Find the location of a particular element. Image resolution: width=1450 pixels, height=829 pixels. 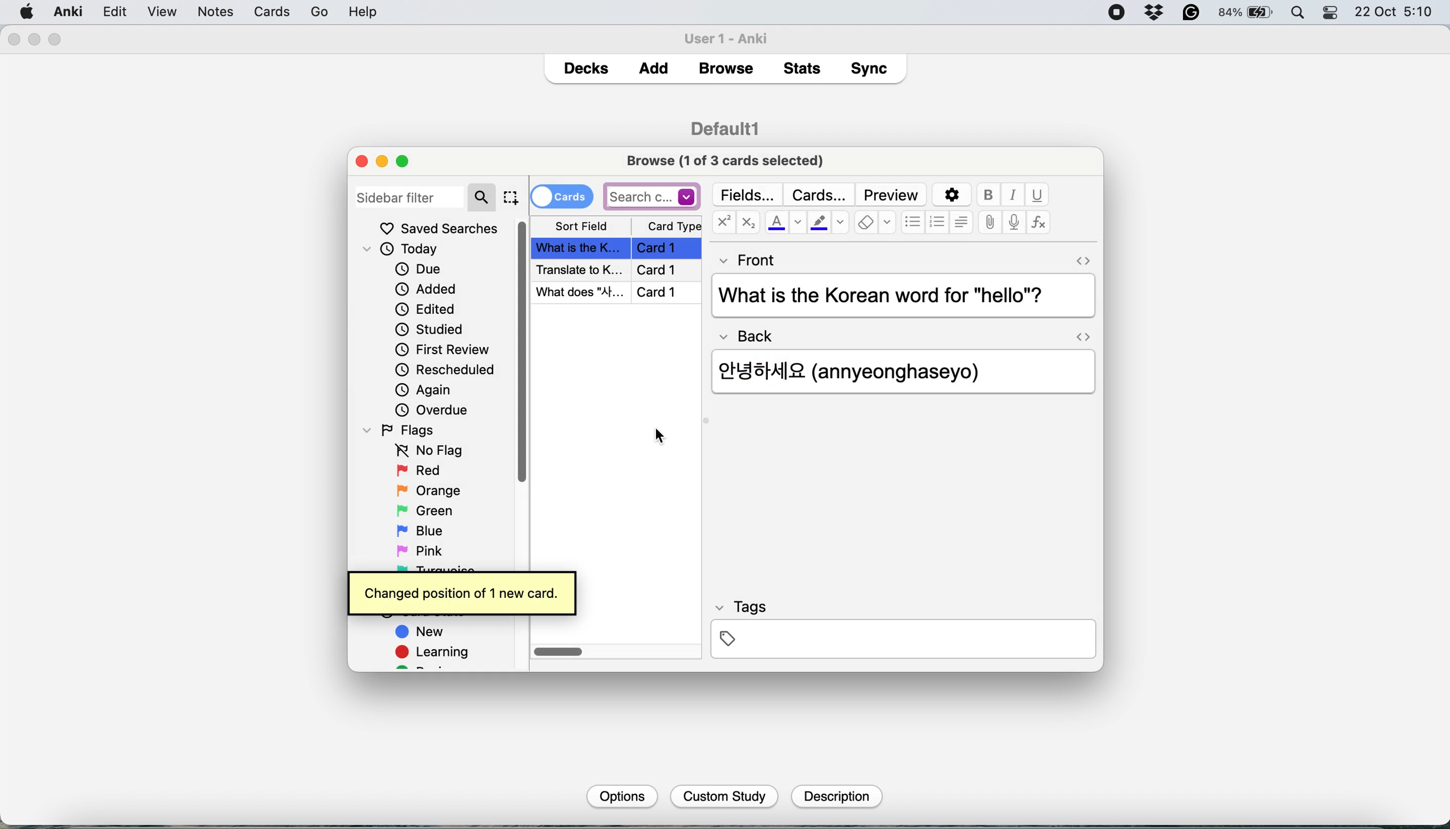

highlight color is located at coordinates (828, 224).